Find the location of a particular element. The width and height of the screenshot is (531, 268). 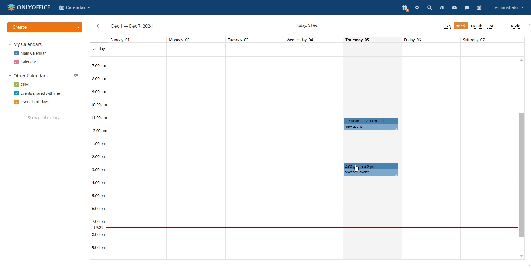

10:00 am is located at coordinates (98, 105).